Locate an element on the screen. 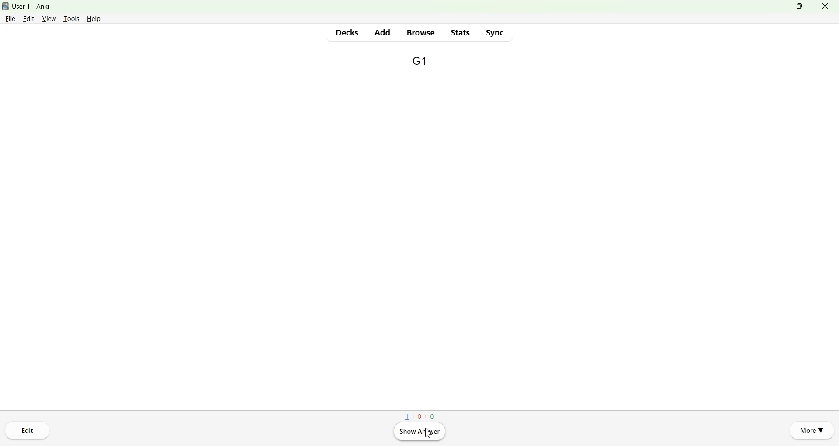 This screenshot has width=839, height=446. Decks is located at coordinates (347, 32).